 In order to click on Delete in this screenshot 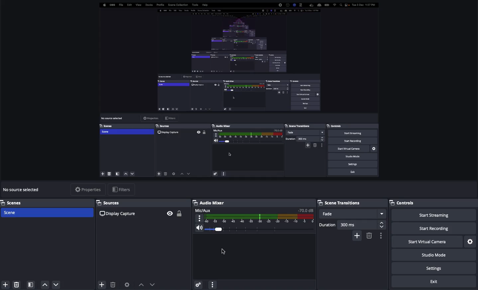, I will do `click(113, 285)`.